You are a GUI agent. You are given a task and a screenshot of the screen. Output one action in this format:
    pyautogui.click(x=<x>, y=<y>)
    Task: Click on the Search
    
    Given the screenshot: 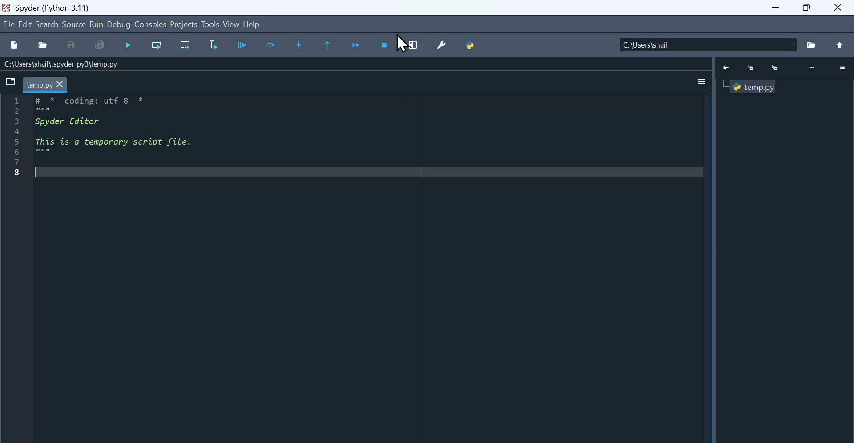 What is the action you would take?
    pyautogui.click(x=46, y=24)
    